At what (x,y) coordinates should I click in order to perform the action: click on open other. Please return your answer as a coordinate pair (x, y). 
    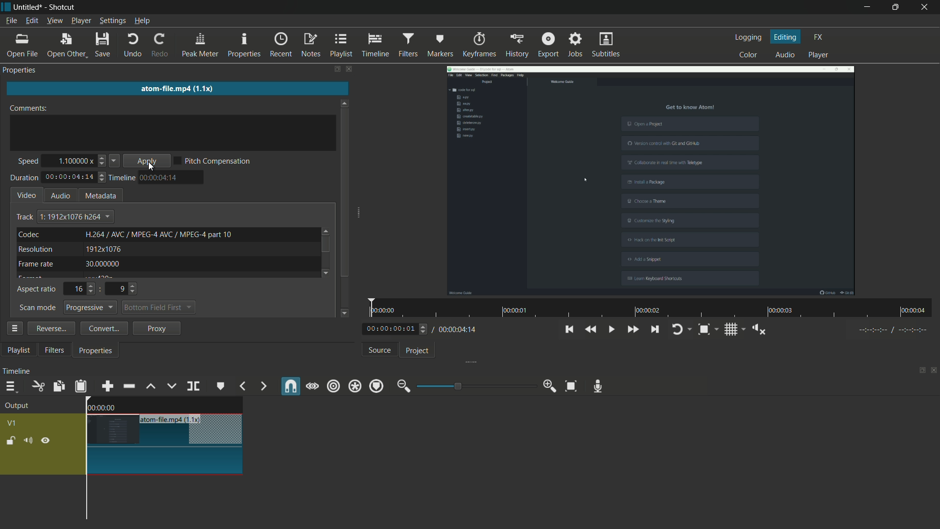
    Looking at the image, I should click on (65, 46).